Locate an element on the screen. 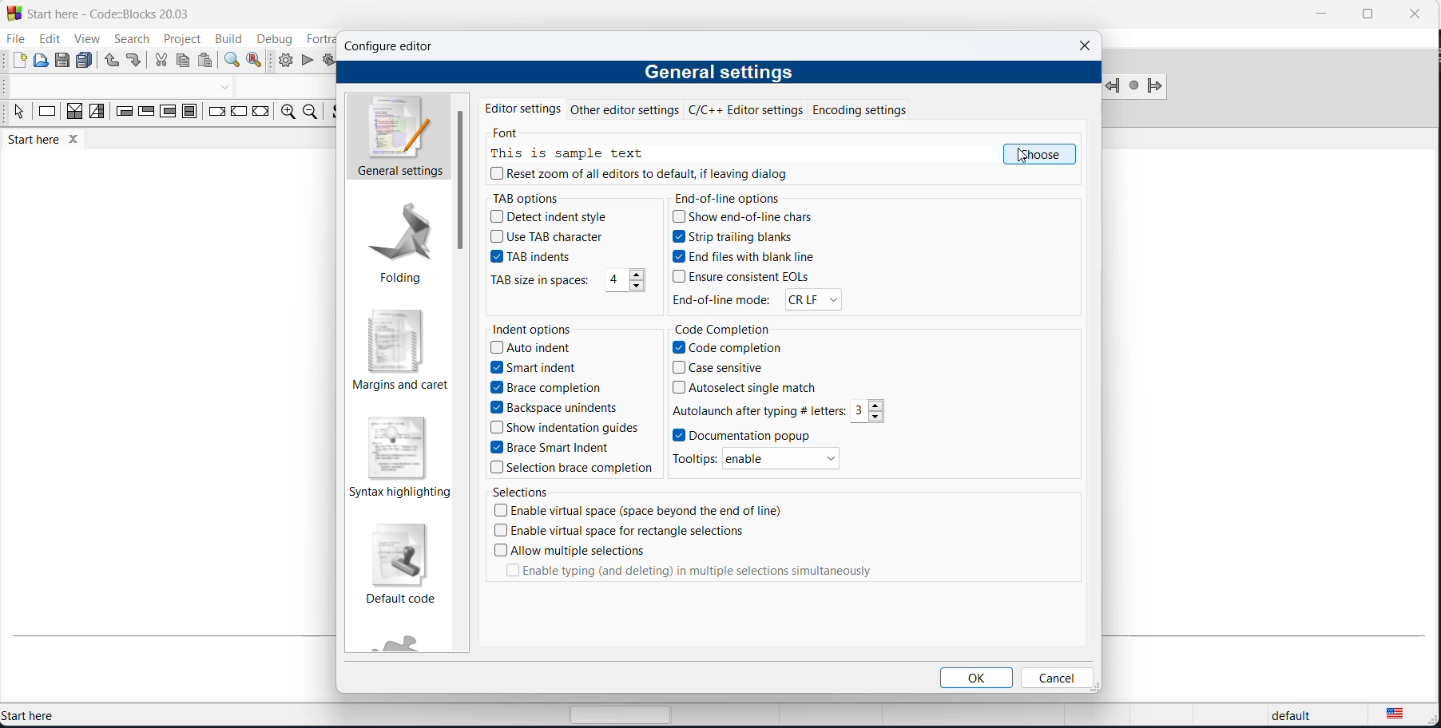  selection is located at coordinates (97, 114).